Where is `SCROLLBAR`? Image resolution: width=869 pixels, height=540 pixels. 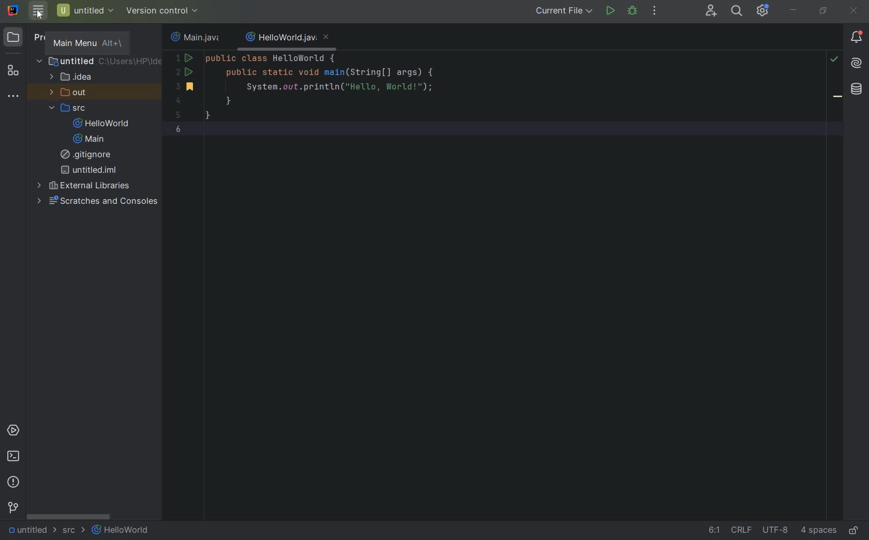 SCROLLBAR is located at coordinates (69, 516).